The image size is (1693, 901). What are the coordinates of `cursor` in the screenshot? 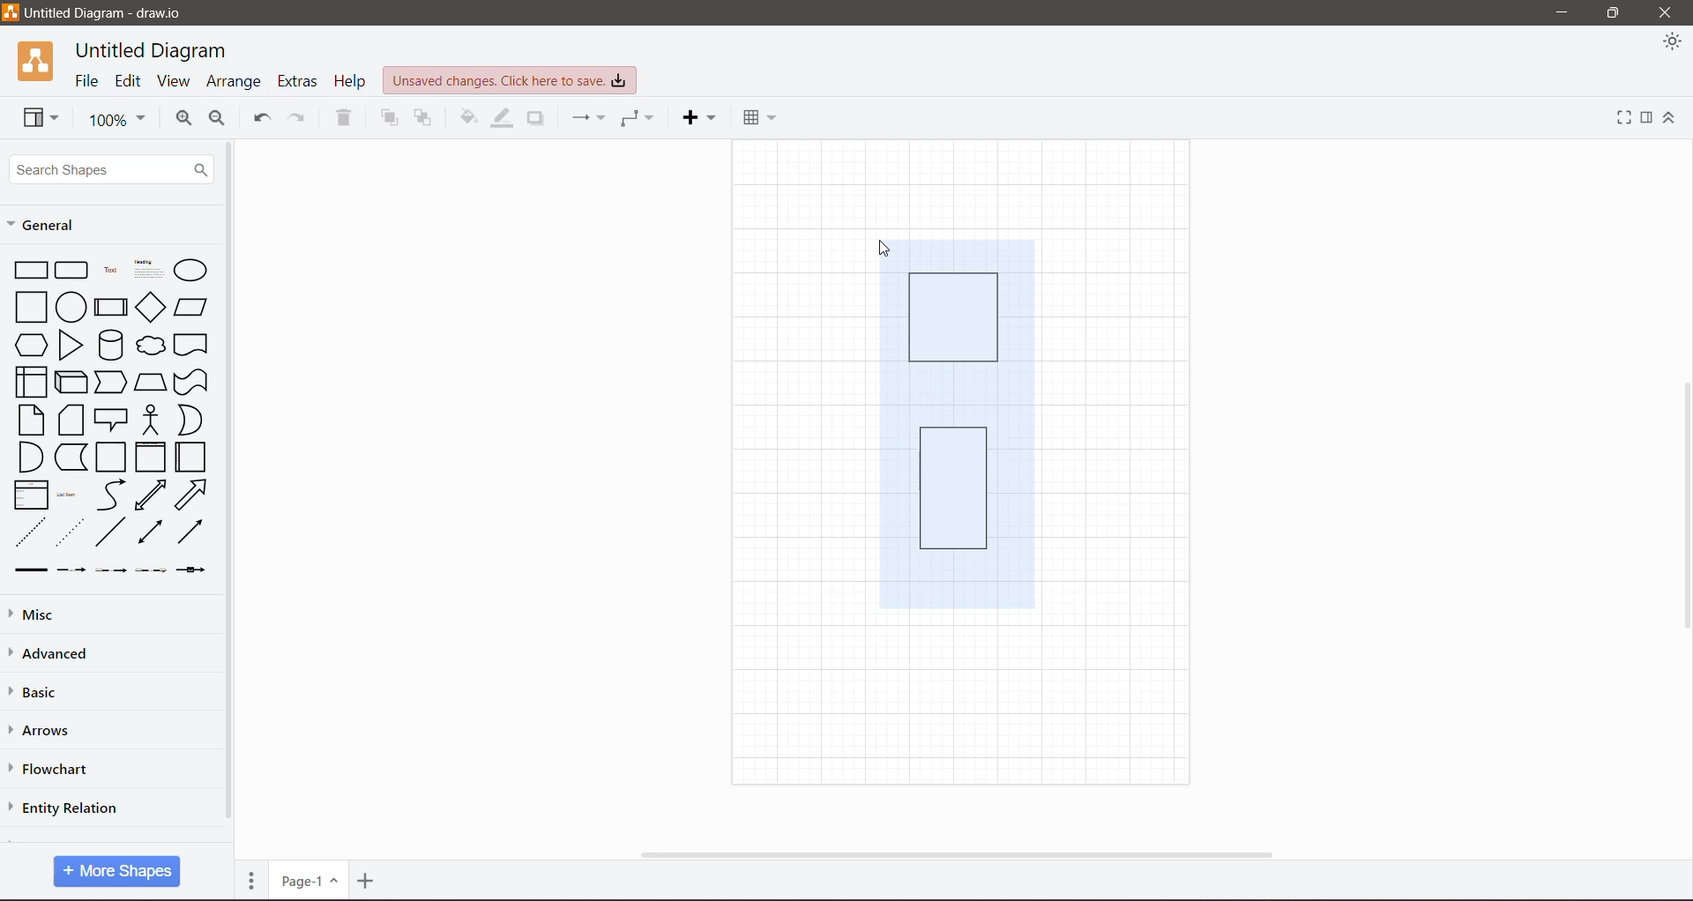 It's located at (889, 249).